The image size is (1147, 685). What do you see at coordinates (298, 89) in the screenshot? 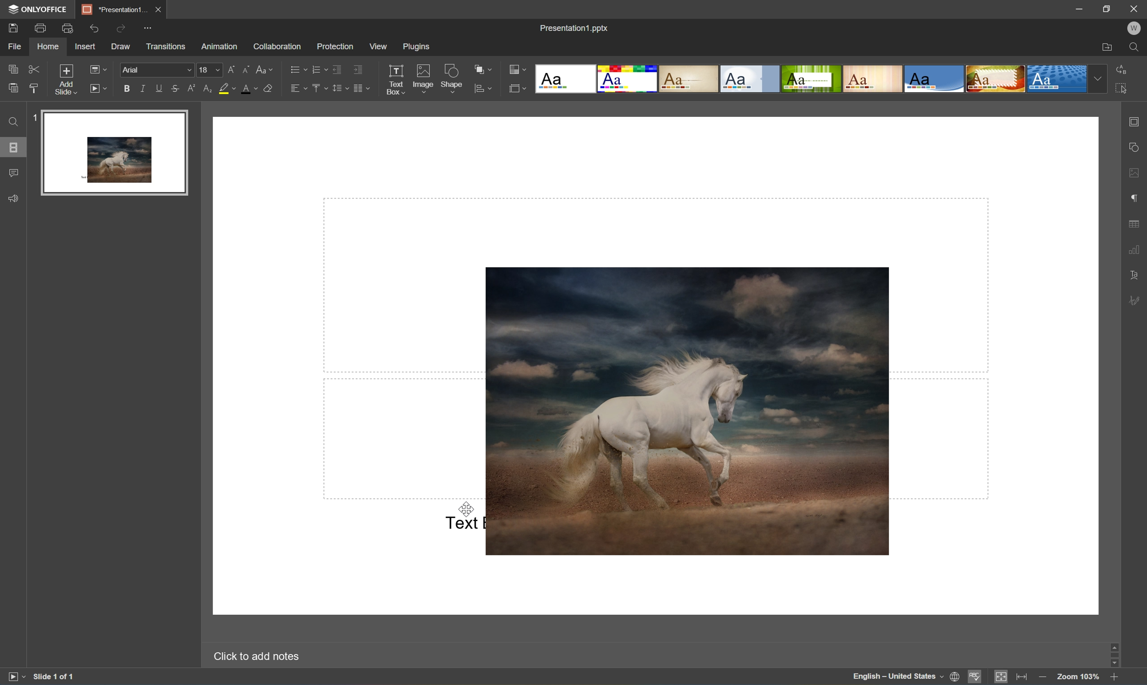
I see `Horizontal align` at bounding box center [298, 89].